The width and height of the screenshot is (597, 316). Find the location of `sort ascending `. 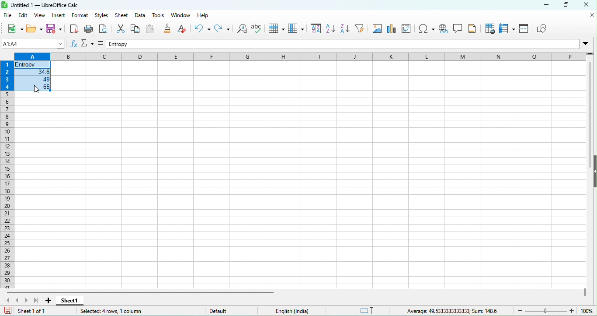

sort ascending  is located at coordinates (331, 30).